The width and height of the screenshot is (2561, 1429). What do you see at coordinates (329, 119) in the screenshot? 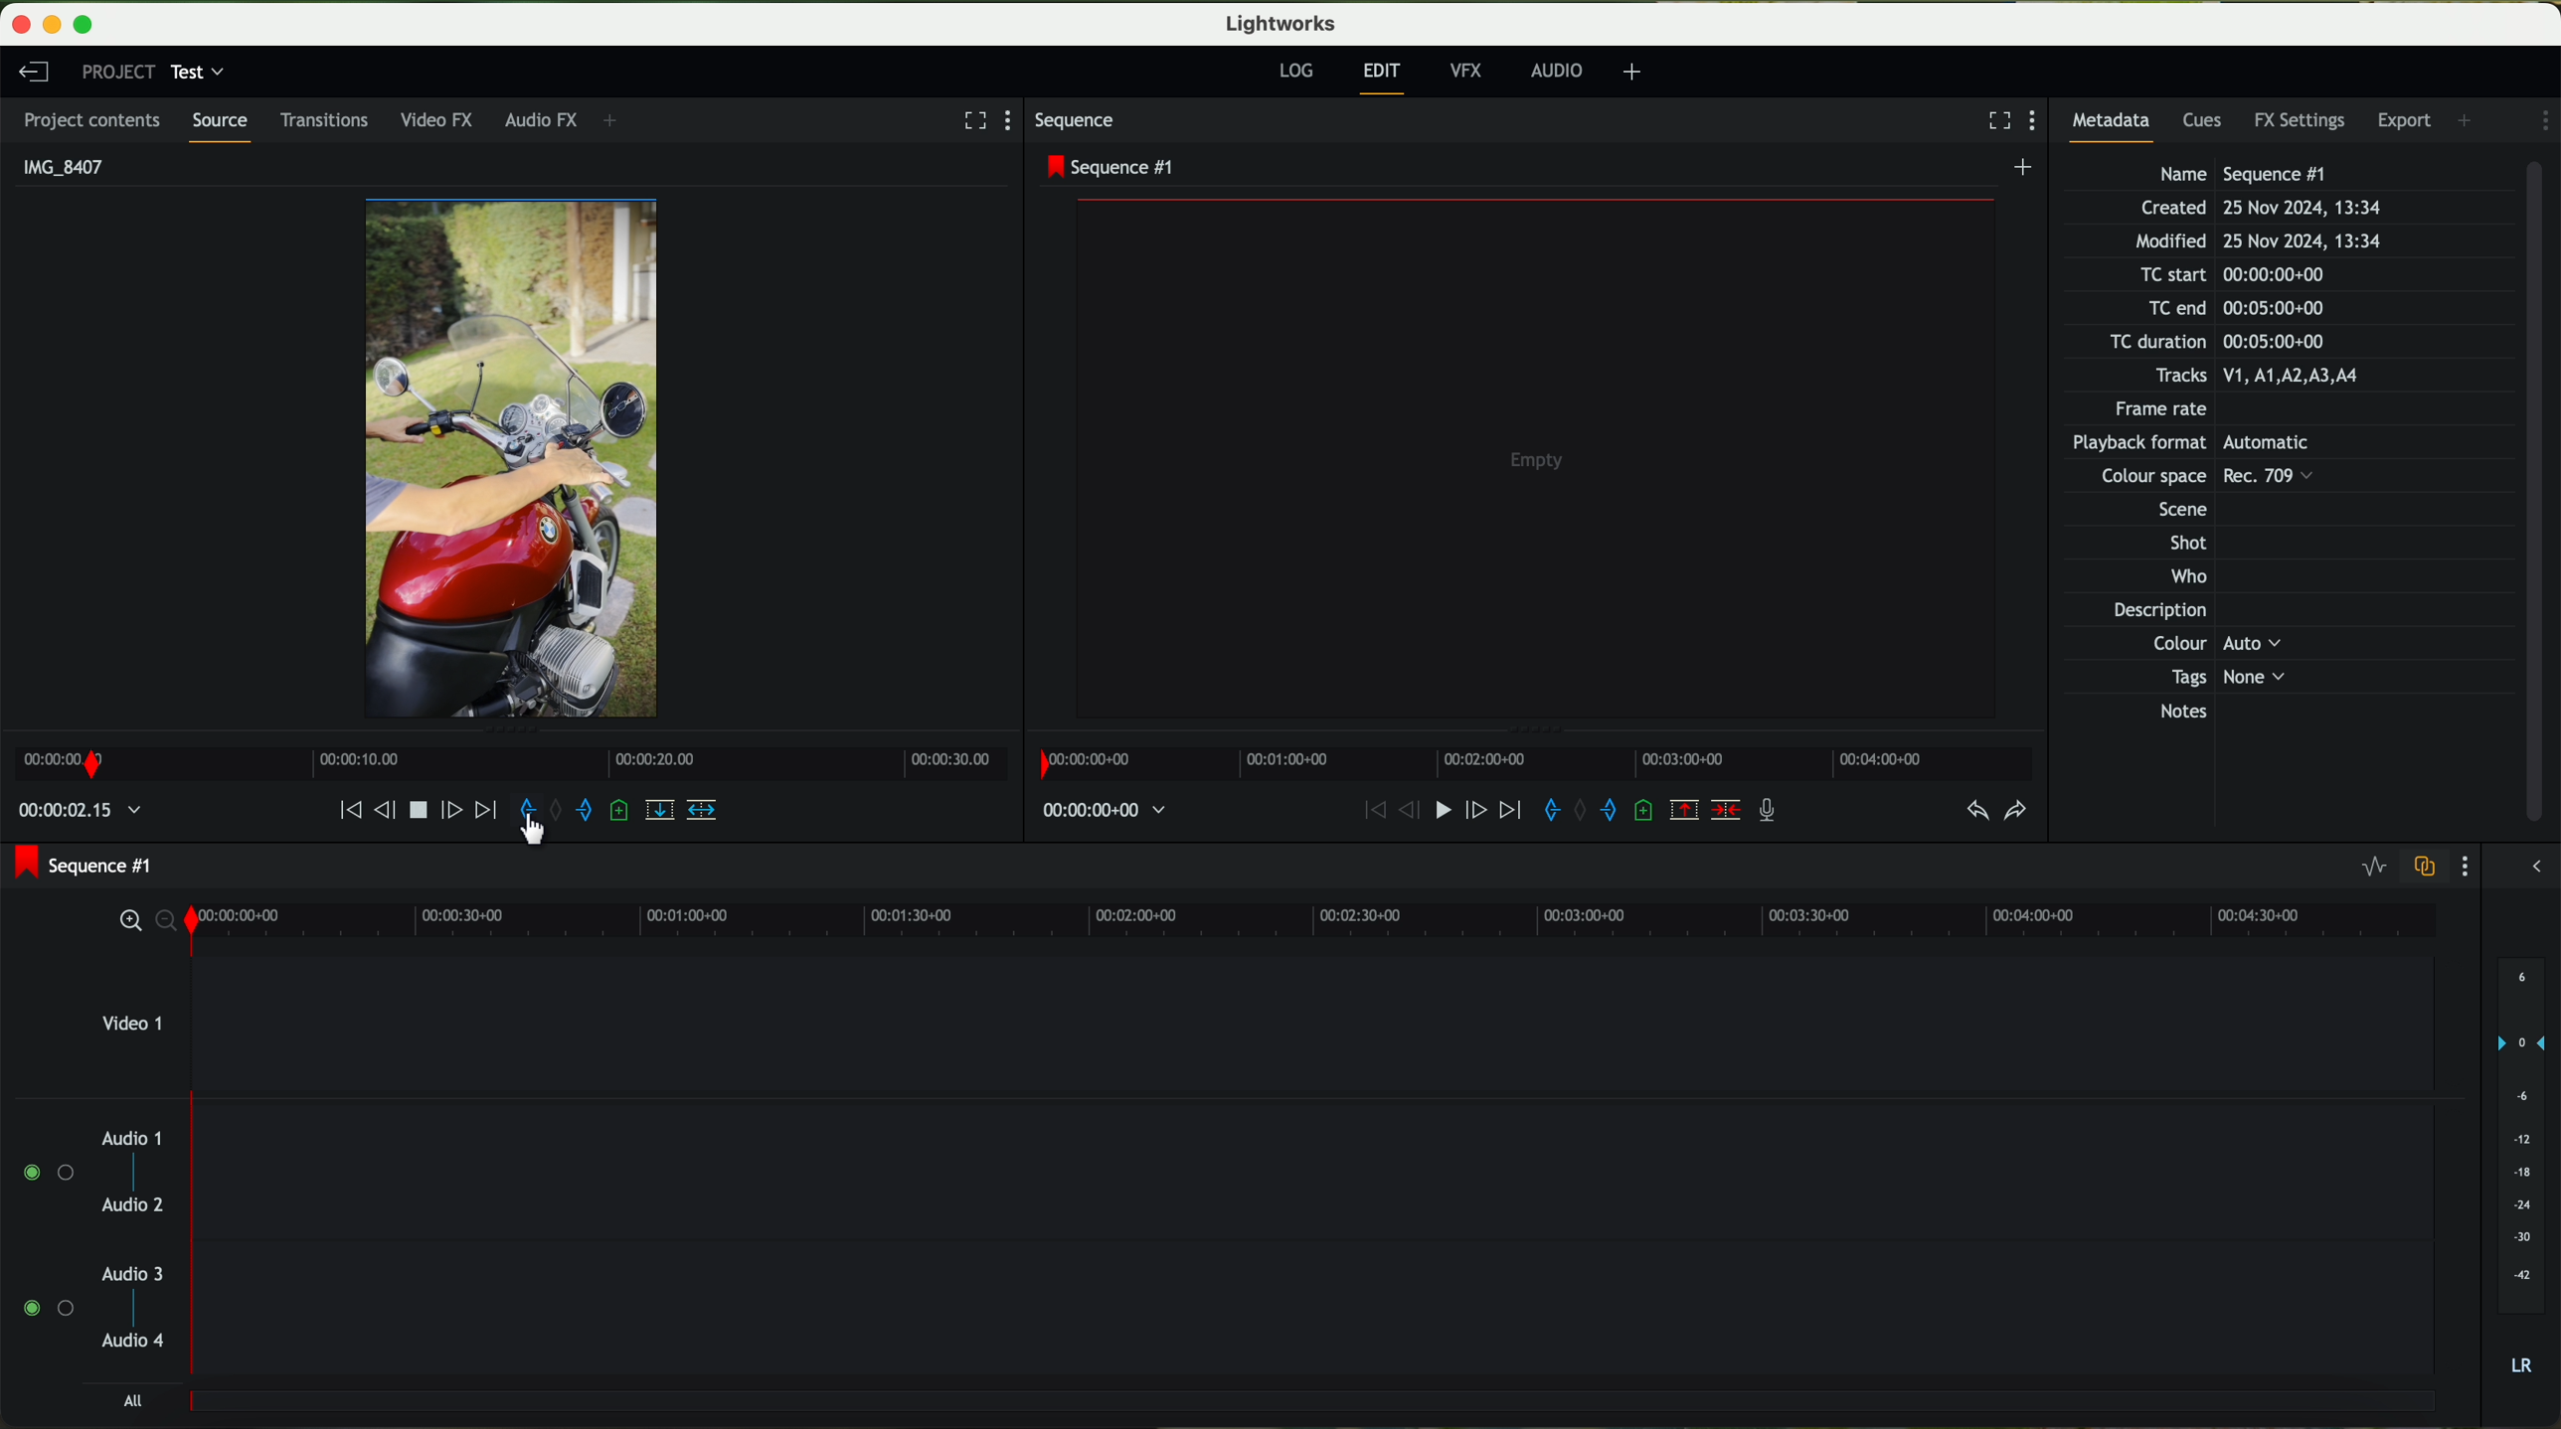
I see `transitions` at bounding box center [329, 119].